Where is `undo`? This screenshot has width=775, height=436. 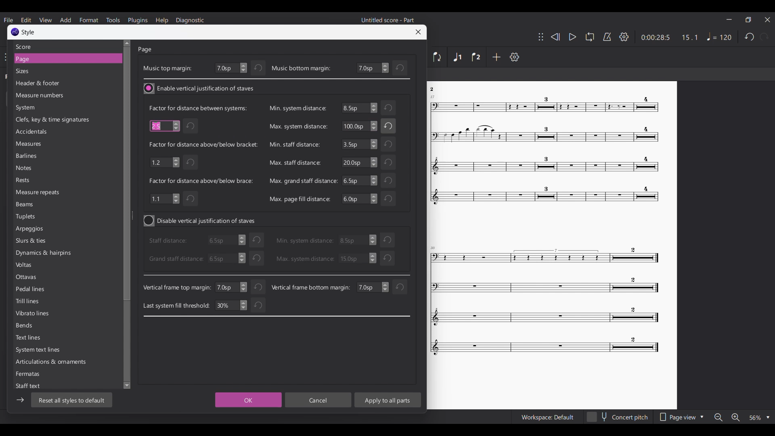
undo is located at coordinates (256, 240).